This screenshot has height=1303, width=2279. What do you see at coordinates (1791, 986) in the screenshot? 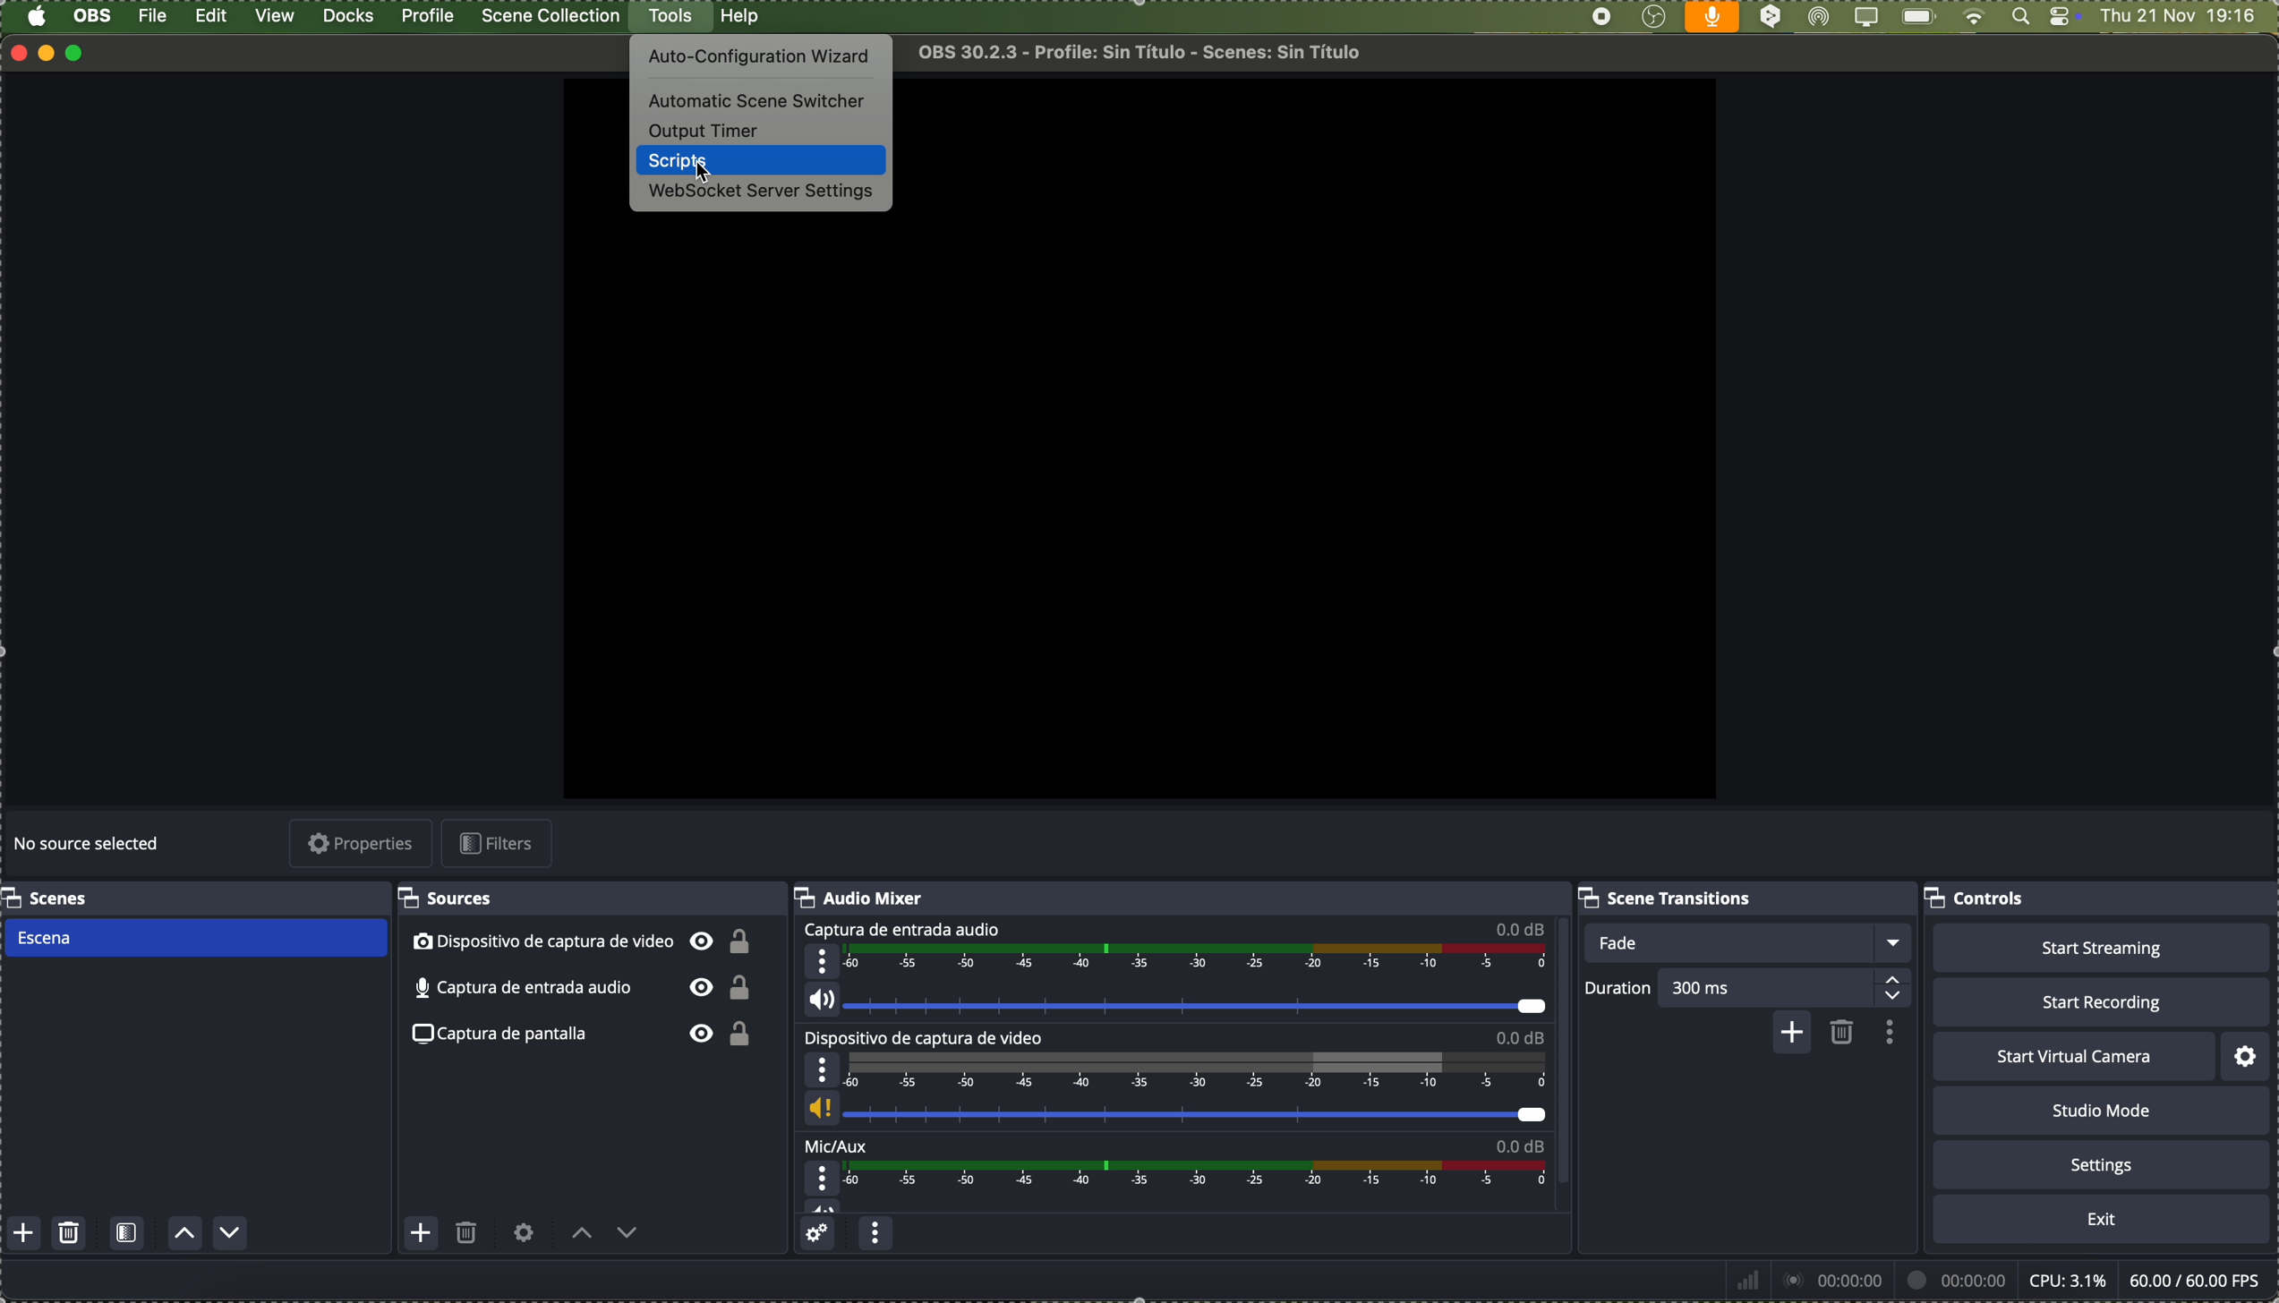
I see `300 ms` at bounding box center [1791, 986].